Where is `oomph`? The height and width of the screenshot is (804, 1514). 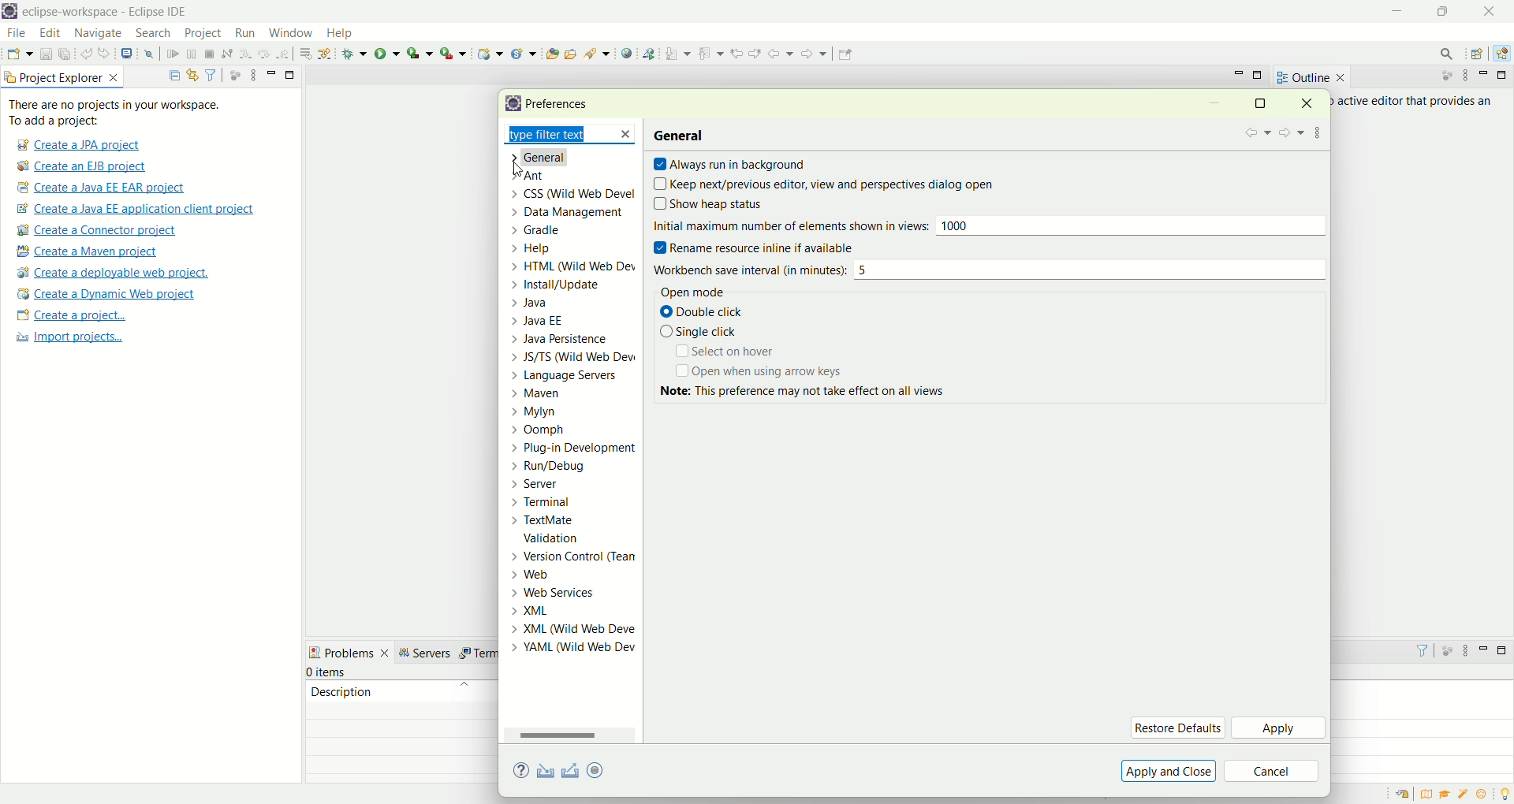 oomph is located at coordinates (573, 431).